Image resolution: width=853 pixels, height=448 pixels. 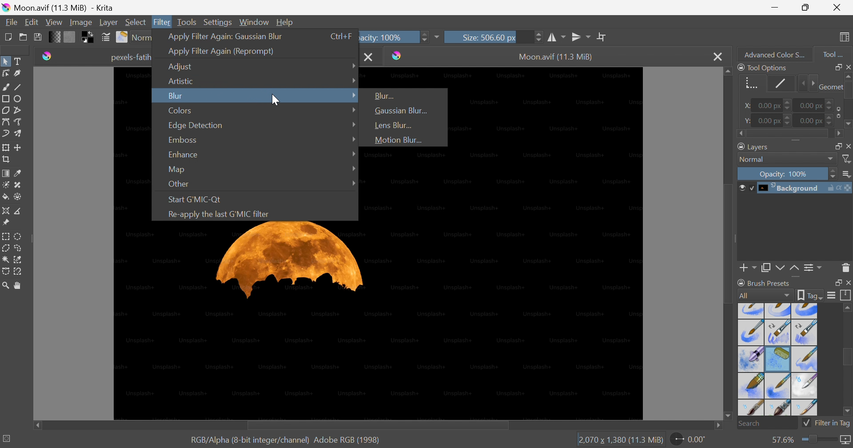 I want to click on Size: 506.60 px, so click(x=494, y=36).